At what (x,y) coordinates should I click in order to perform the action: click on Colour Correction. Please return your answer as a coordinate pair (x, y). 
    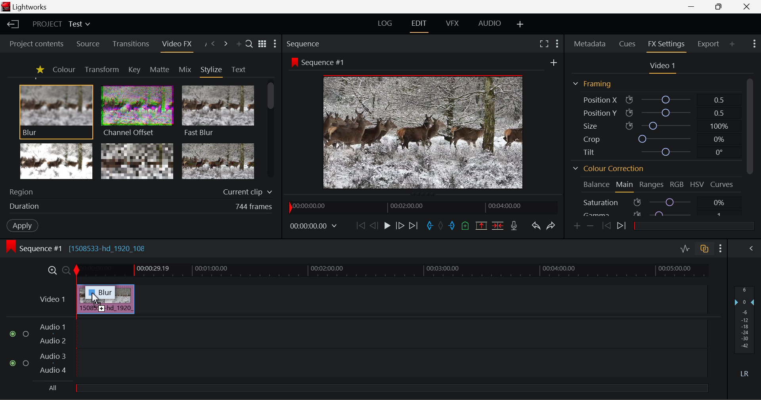
    Looking at the image, I should click on (608, 168).